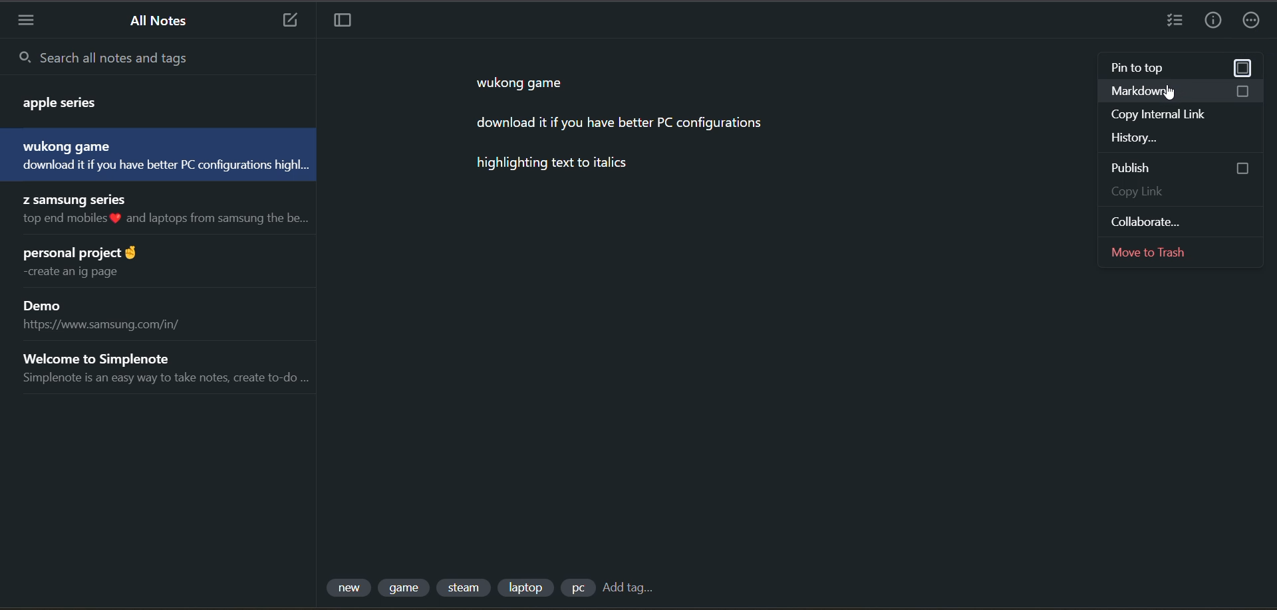 This screenshot has width=1277, height=610. Describe the element at coordinates (351, 588) in the screenshot. I see `tag 1` at that location.